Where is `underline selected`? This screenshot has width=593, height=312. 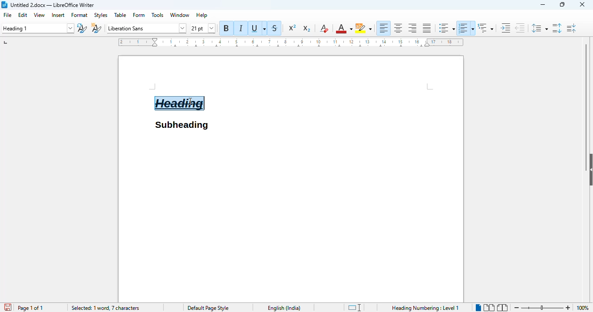 underline selected is located at coordinates (257, 28).